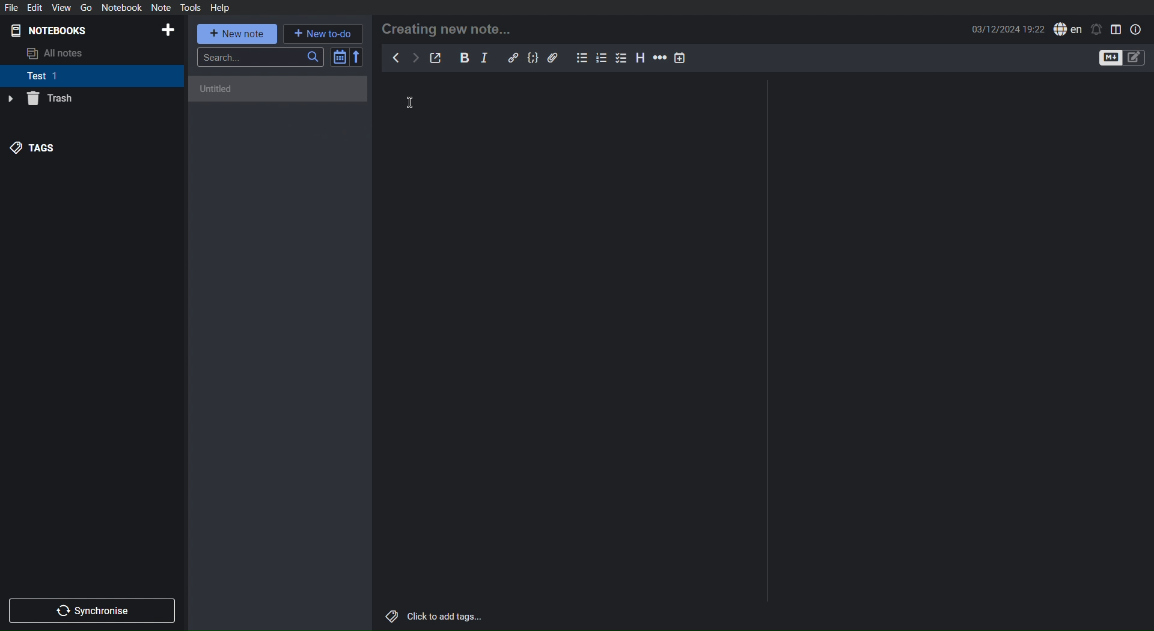  What do you see at coordinates (347, 57) in the screenshot?
I see `Sort` at bounding box center [347, 57].